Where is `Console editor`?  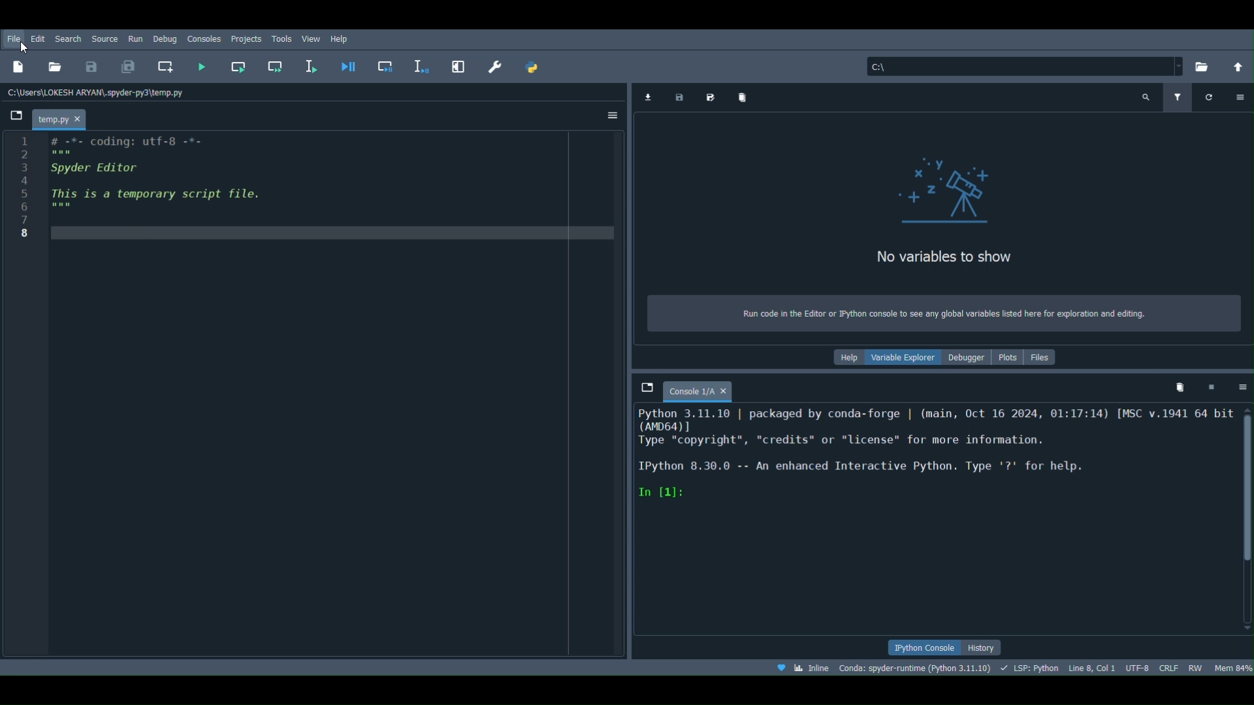
Console editor is located at coordinates (934, 521).